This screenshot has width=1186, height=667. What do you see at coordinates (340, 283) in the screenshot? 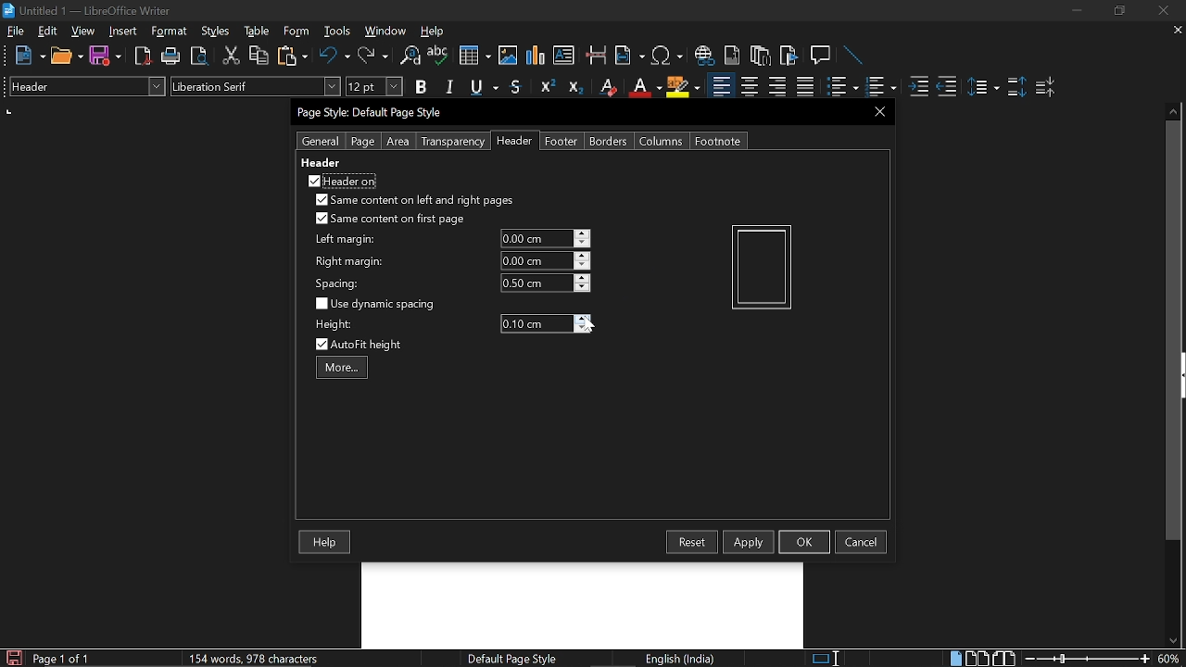
I see `spacing` at bounding box center [340, 283].